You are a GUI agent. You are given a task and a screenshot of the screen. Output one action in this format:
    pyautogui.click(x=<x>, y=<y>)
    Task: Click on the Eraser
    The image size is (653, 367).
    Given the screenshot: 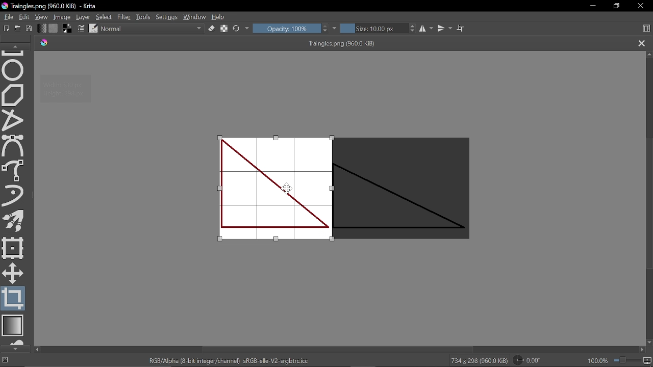 What is the action you would take?
    pyautogui.click(x=211, y=29)
    